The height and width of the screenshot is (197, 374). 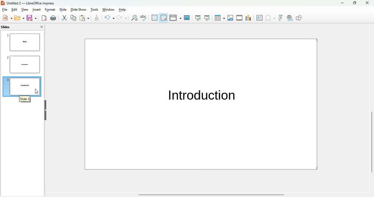 I want to click on slides, so click(x=5, y=27).